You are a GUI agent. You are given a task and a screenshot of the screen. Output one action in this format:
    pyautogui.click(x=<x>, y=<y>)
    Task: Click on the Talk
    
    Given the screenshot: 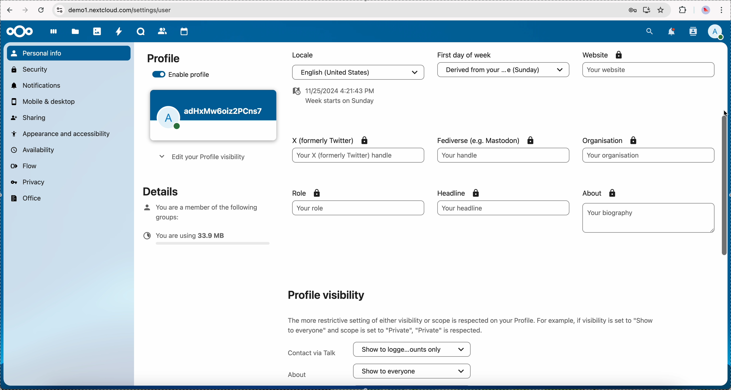 What is the action you would take?
    pyautogui.click(x=142, y=32)
    